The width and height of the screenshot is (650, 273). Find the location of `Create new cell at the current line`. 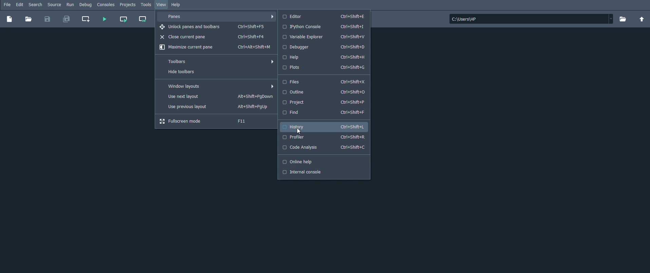

Create new cell at the current line is located at coordinates (87, 20).